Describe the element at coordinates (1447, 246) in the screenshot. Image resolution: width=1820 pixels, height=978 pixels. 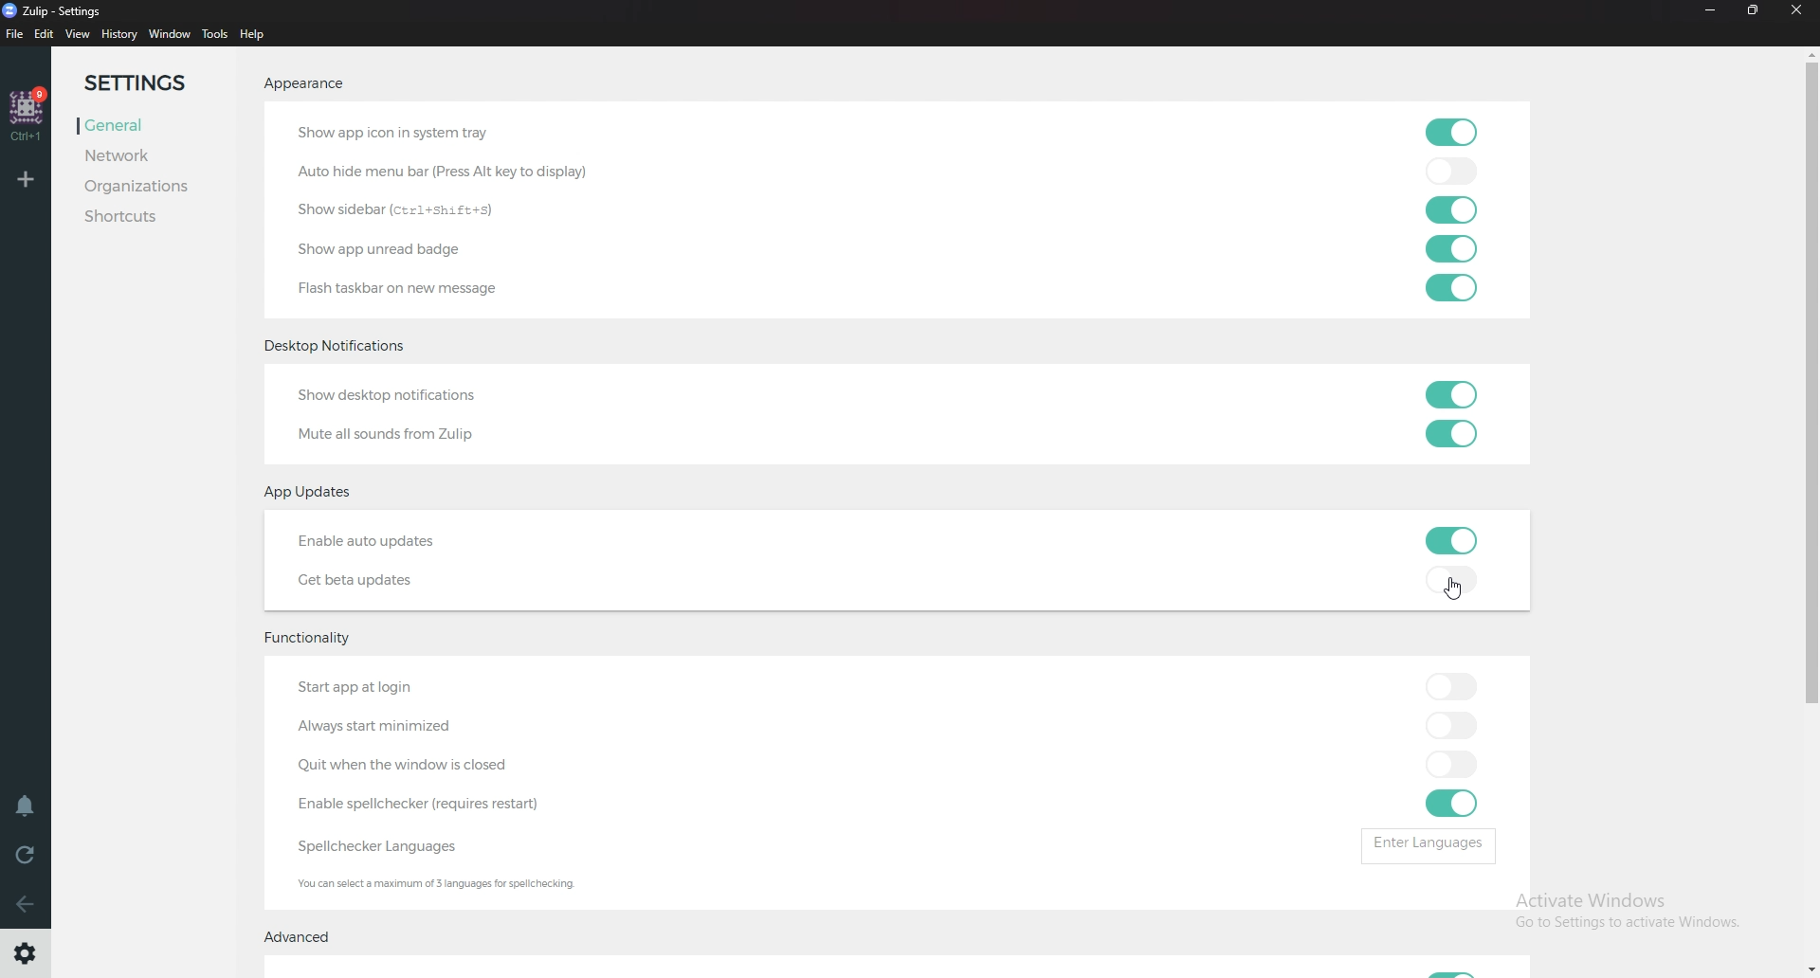
I see `toggle` at that location.